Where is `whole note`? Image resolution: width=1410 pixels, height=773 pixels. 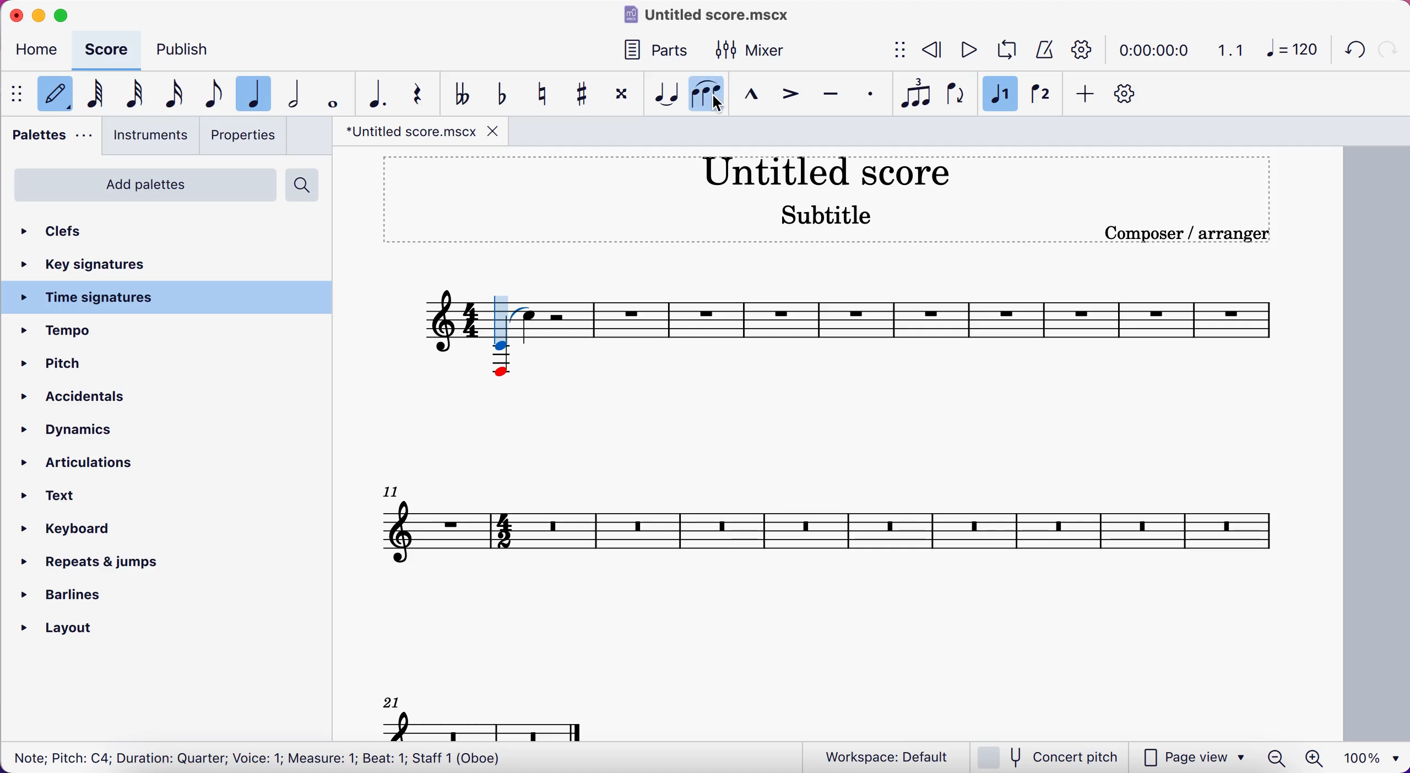
whole note is located at coordinates (334, 93).